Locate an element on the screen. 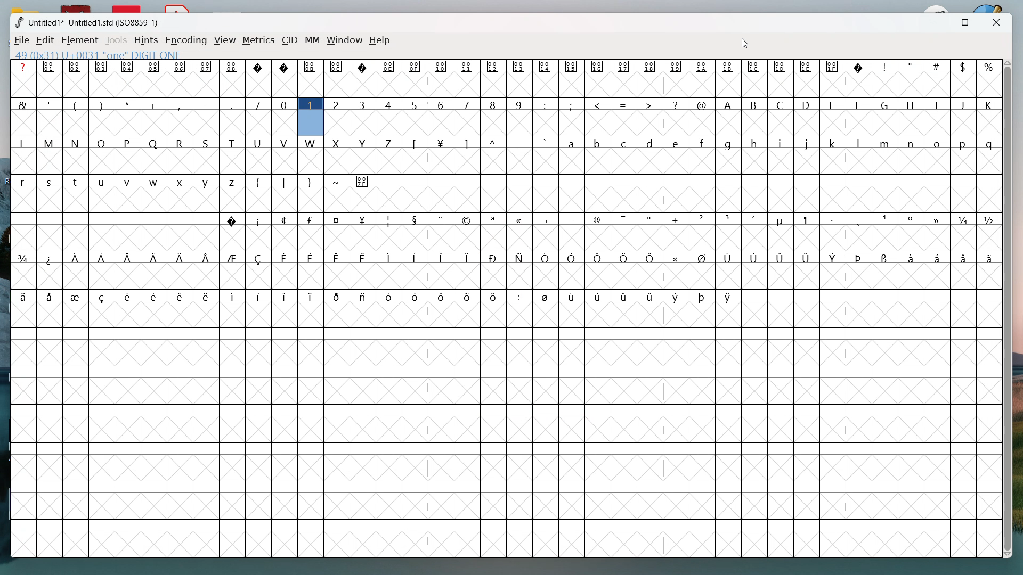  metrics is located at coordinates (259, 40).